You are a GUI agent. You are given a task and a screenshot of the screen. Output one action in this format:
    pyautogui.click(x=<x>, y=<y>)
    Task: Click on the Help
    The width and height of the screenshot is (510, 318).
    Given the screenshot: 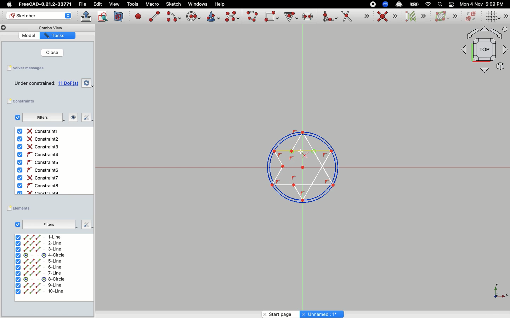 What is the action you would take?
    pyautogui.click(x=220, y=4)
    